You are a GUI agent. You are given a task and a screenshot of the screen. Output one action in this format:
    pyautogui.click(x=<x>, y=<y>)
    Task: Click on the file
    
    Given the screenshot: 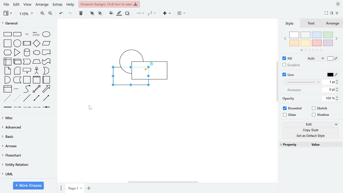 What is the action you would take?
    pyautogui.click(x=6, y=4)
    